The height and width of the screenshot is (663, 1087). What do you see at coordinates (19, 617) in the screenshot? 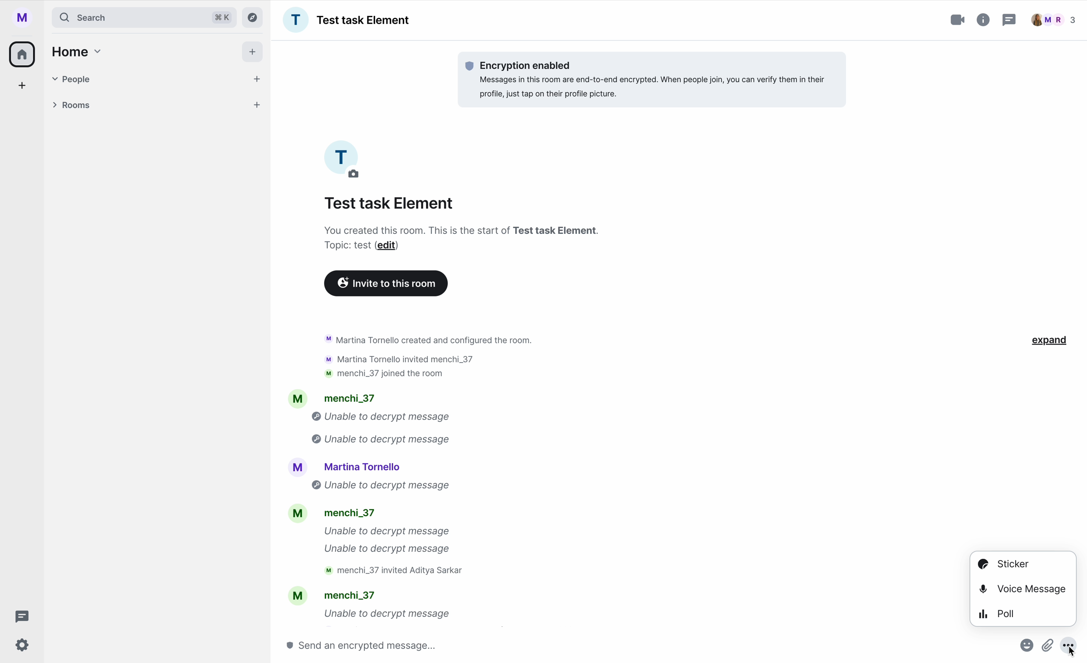
I see `threads` at bounding box center [19, 617].